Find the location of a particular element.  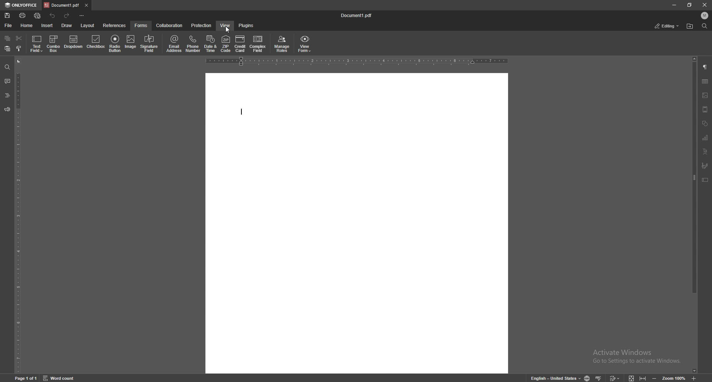

undo is located at coordinates (53, 16).